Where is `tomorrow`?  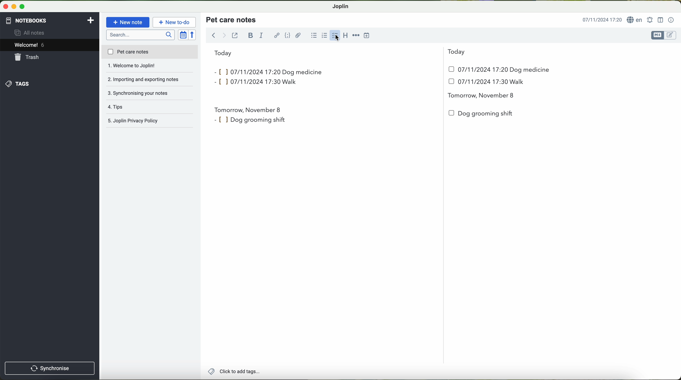 tomorrow is located at coordinates (248, 108).